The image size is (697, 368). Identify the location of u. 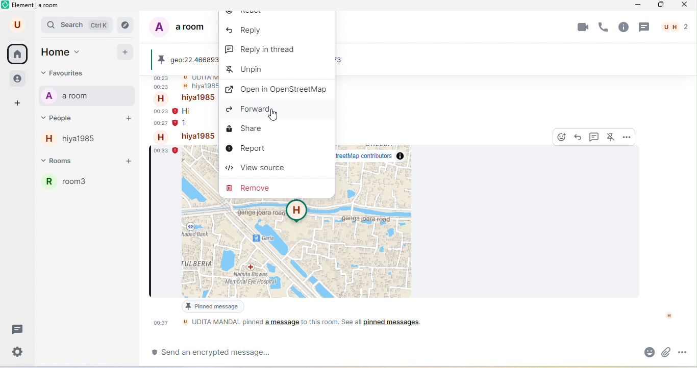
(15, 25).